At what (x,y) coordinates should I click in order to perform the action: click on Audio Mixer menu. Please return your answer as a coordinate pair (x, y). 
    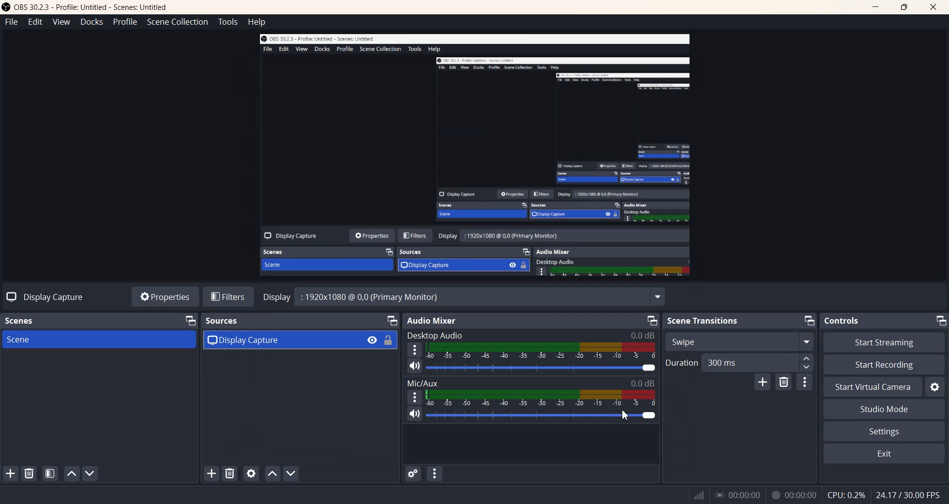
    Looking at the image, I should click on (435, 473).